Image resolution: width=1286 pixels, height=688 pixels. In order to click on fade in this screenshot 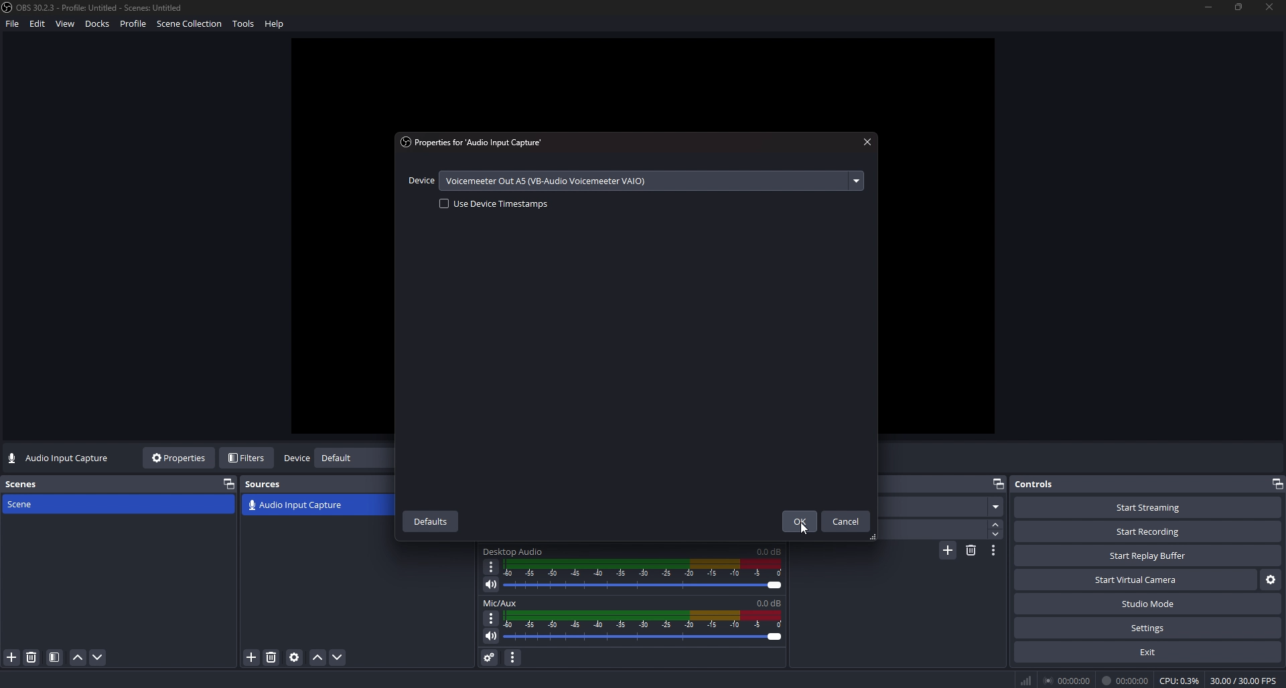, I will do `click(941, 508)`.